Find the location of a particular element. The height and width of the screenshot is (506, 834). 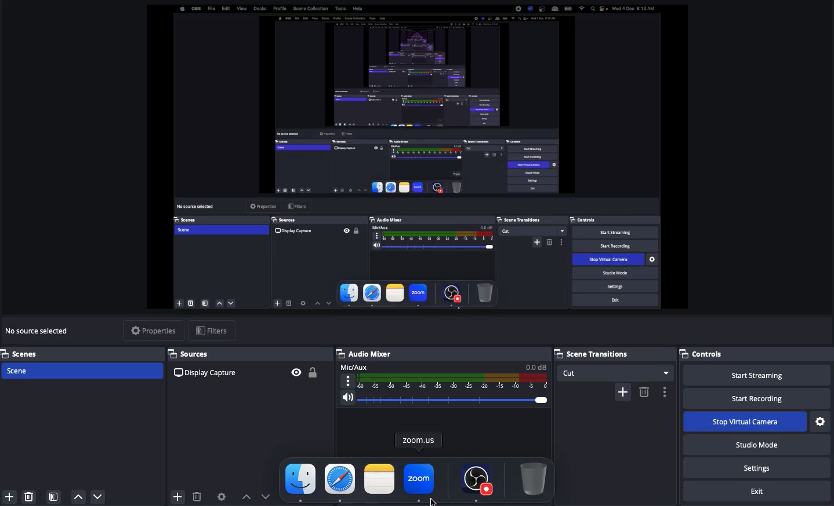

Settings is located at coordinates (820, 420).